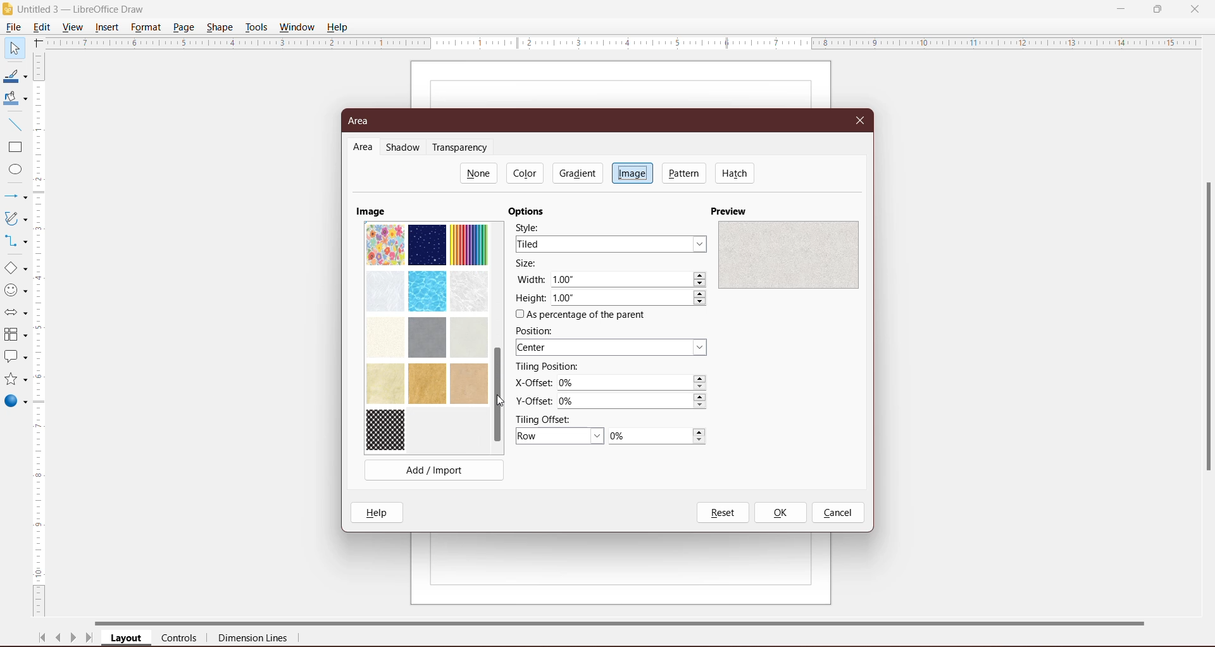 The height and width of the screenshot is (647, 1215). What do you see at coordinates (547, 367) in the screenshot?
I see `Tiling Position` at bounding box center [547, 367].